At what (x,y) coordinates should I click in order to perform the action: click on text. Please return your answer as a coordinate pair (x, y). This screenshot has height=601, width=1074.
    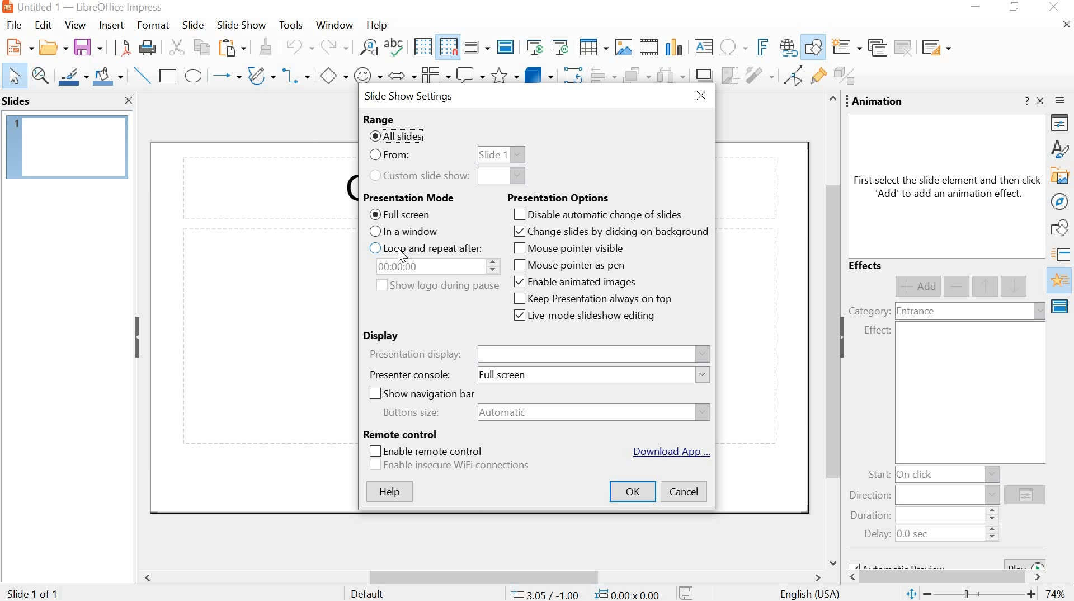
    Looking at the image, I should click on (948, 187).